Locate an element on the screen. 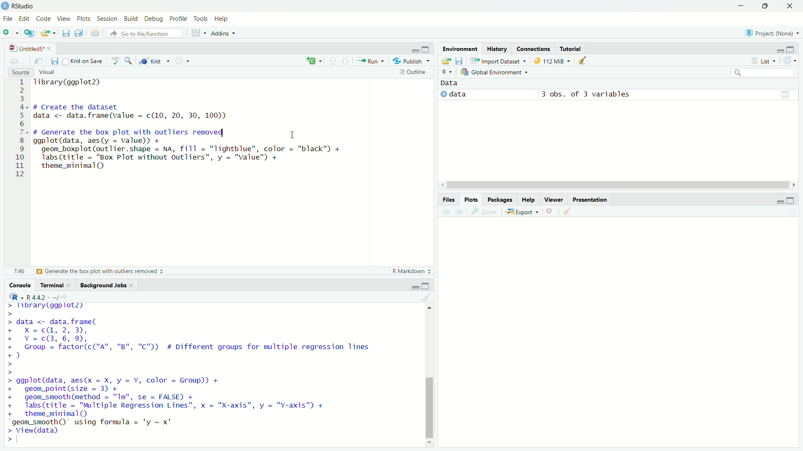 The image size is (803, 451). Plots is located at coordinates (84, 19).